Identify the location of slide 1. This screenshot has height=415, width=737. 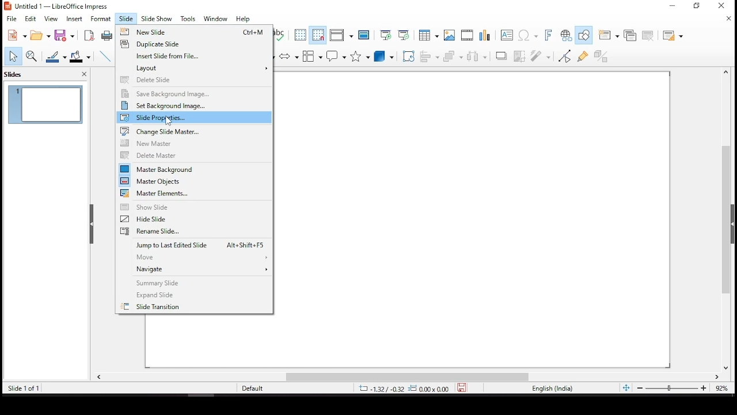
(45, 104).